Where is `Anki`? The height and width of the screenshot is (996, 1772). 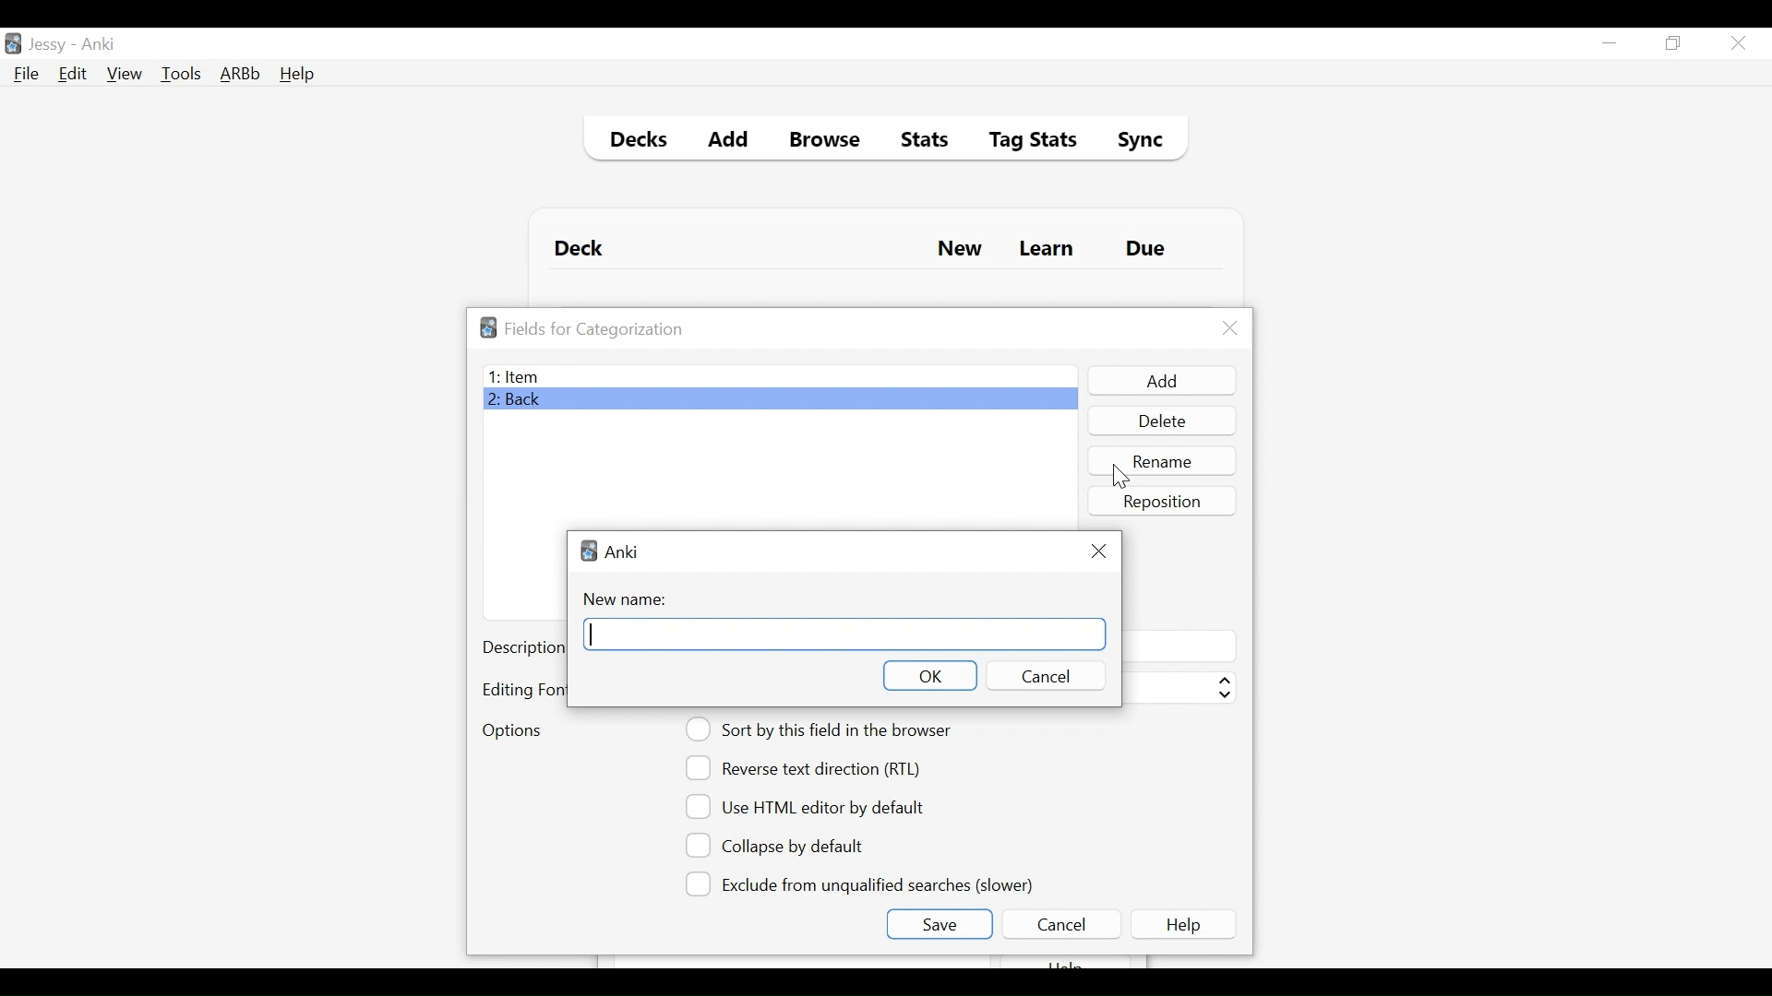 Anki is located at coordinates (99, 44).